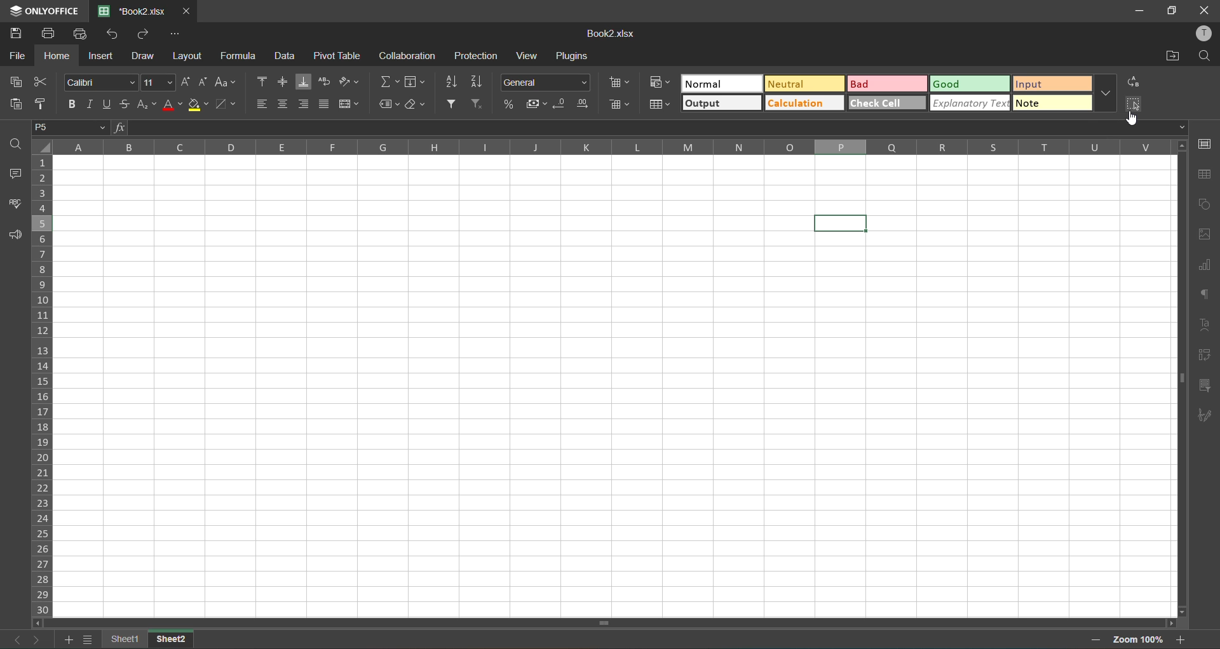  Describe the element at coordinates (350, 105) in the screenshot. I see `merge and center` at that location.